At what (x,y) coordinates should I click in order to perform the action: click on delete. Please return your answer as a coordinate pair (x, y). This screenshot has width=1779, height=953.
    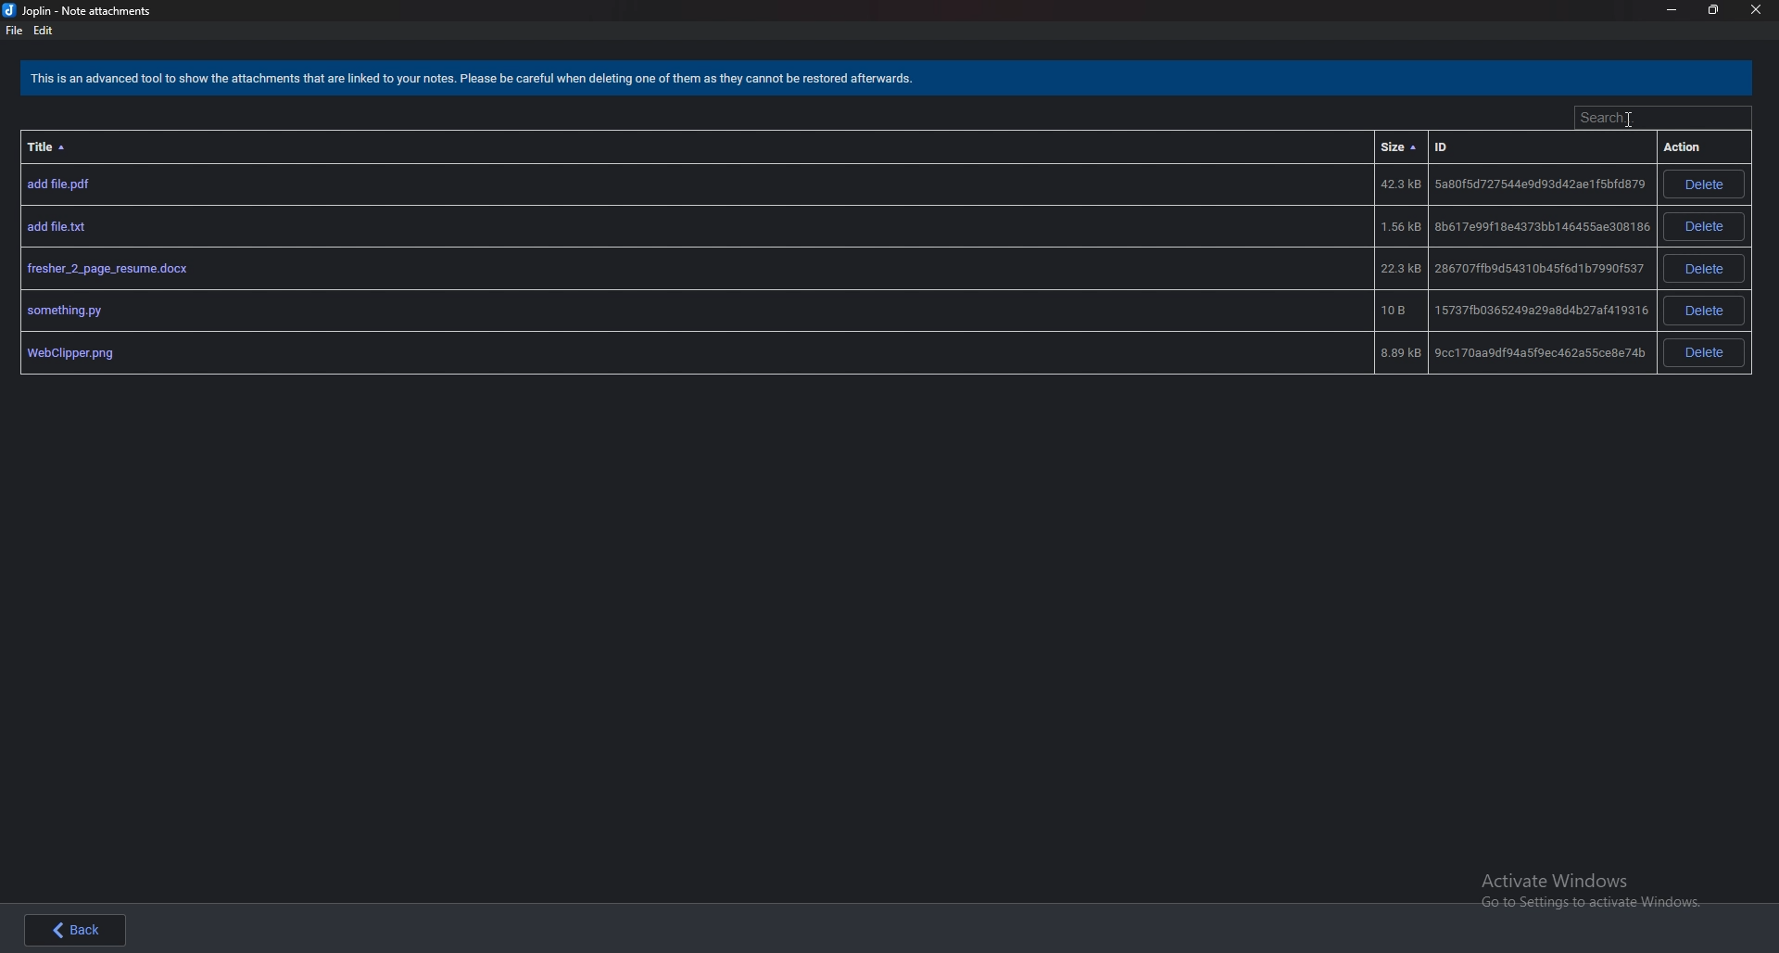
    Looking at the image, I should click on (1706, 352).